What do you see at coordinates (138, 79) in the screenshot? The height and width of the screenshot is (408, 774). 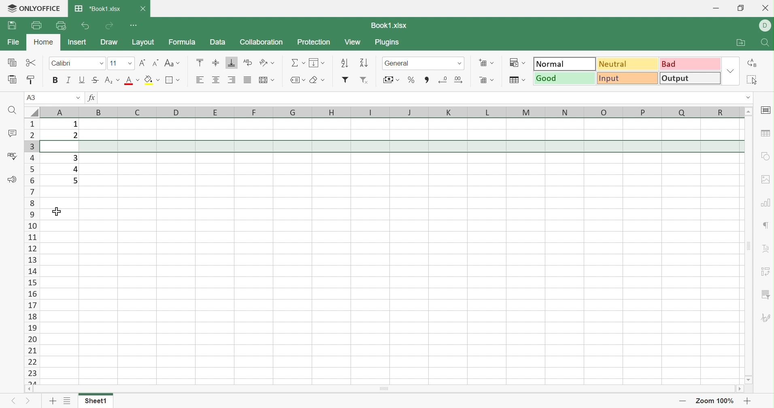 I see `Drop Down` at bounding box center [138, 79].